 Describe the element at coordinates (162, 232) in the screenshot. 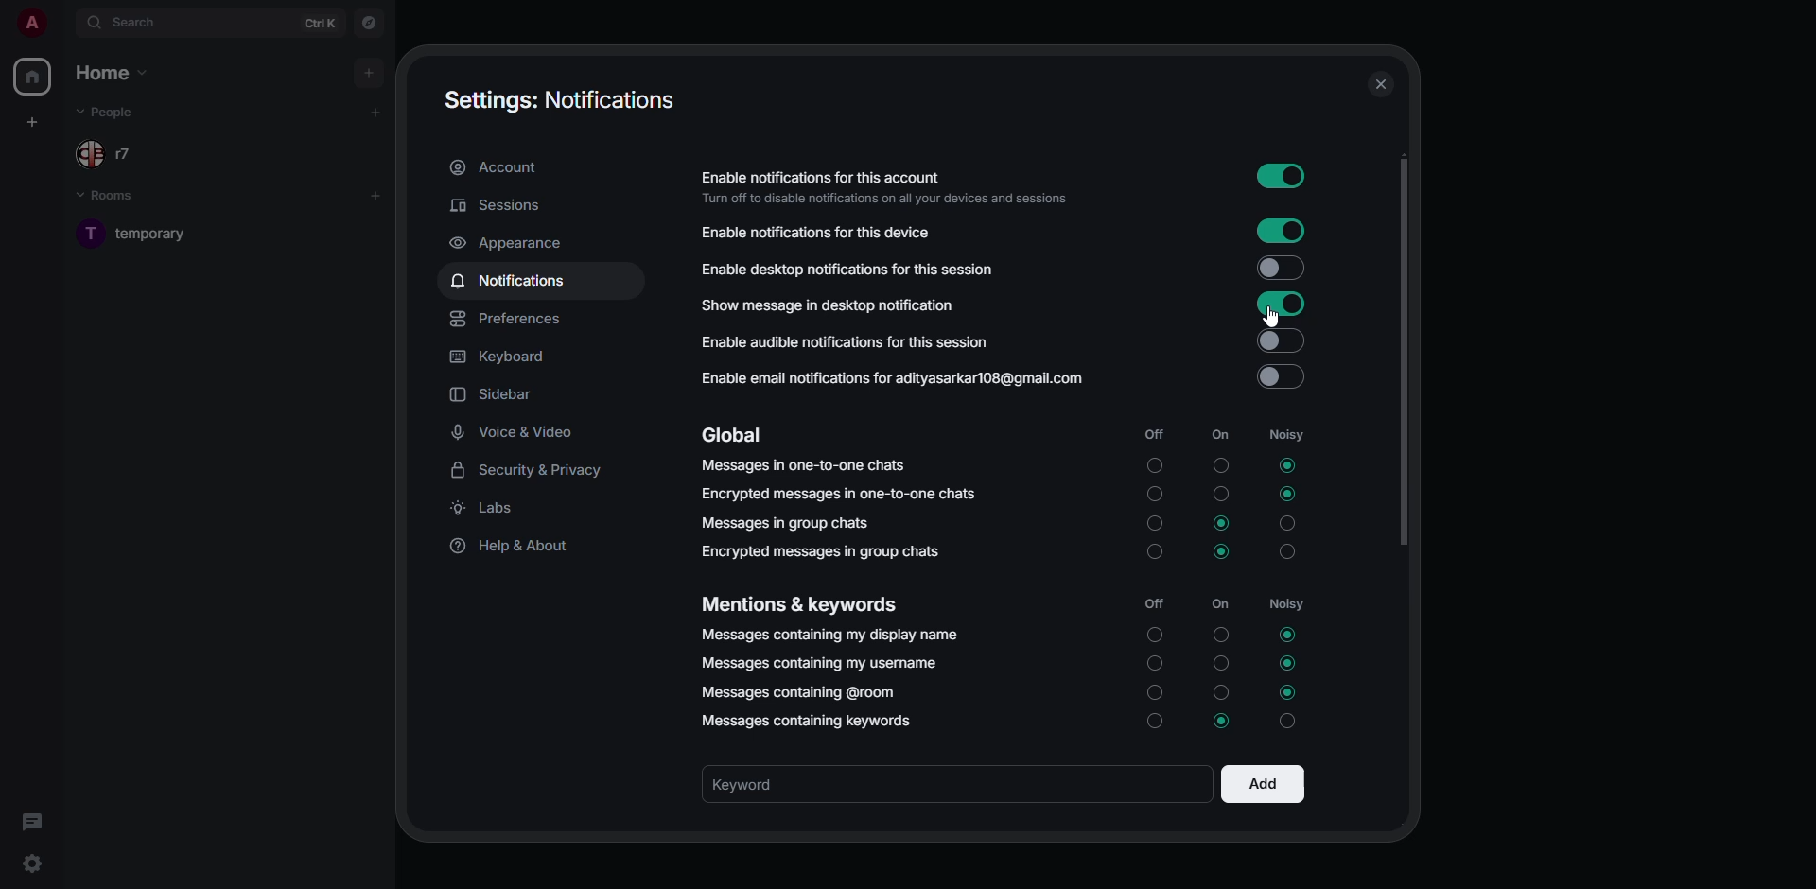

I see `room` at that location.